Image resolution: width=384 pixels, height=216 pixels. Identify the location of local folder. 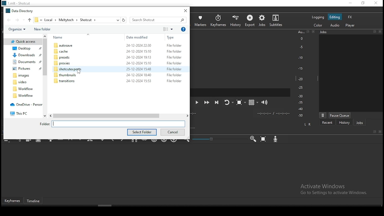
(66, 57).